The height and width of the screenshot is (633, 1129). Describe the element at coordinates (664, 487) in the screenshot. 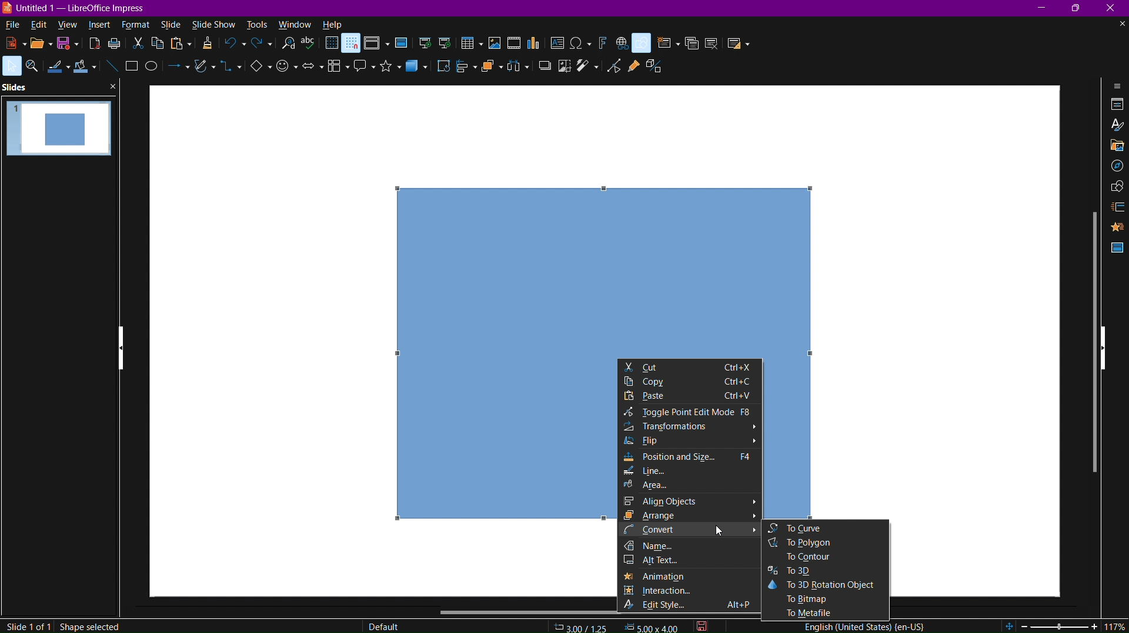

I see `Area` at that location.